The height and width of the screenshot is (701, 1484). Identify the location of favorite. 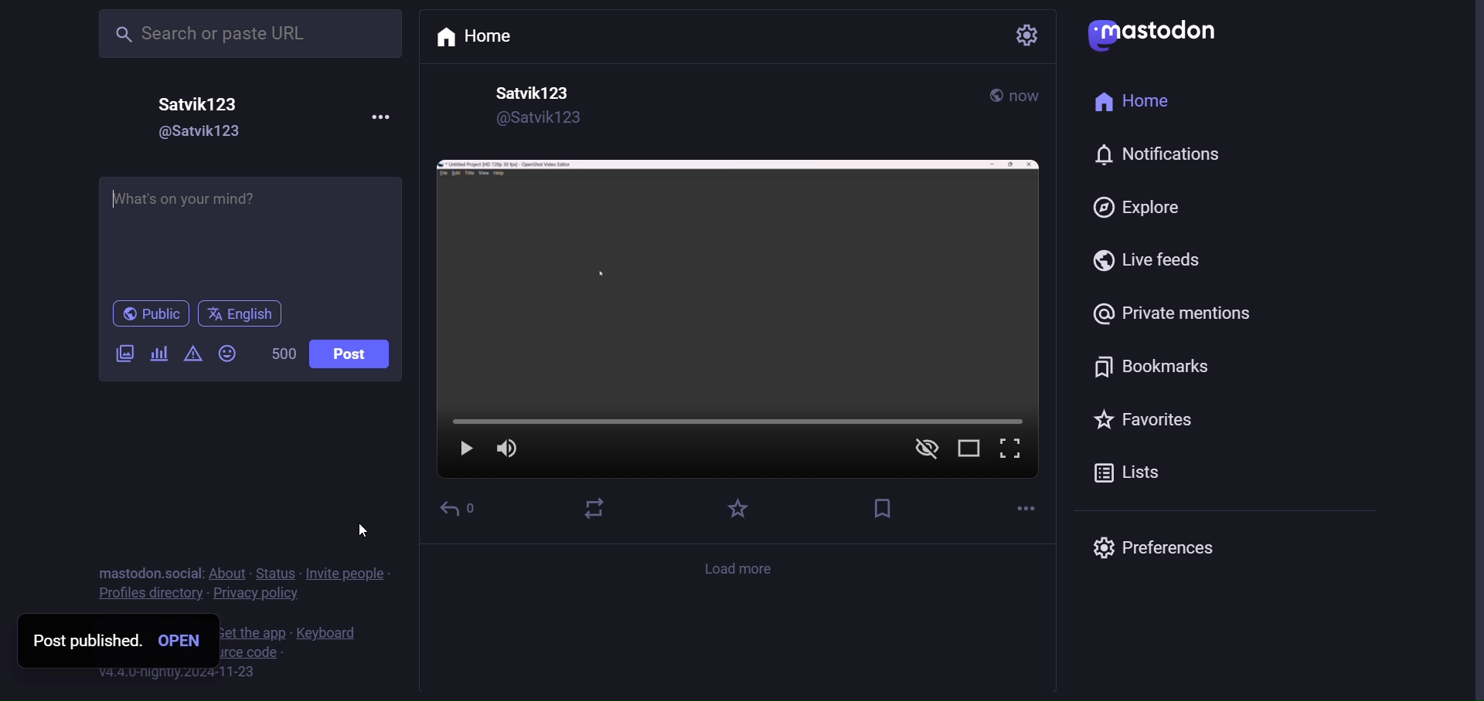
(733, 509).